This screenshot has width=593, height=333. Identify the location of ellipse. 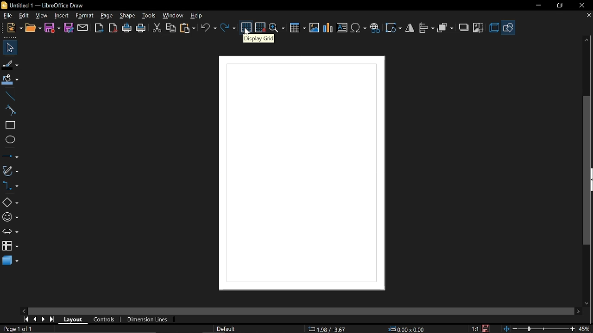
(9, 140).